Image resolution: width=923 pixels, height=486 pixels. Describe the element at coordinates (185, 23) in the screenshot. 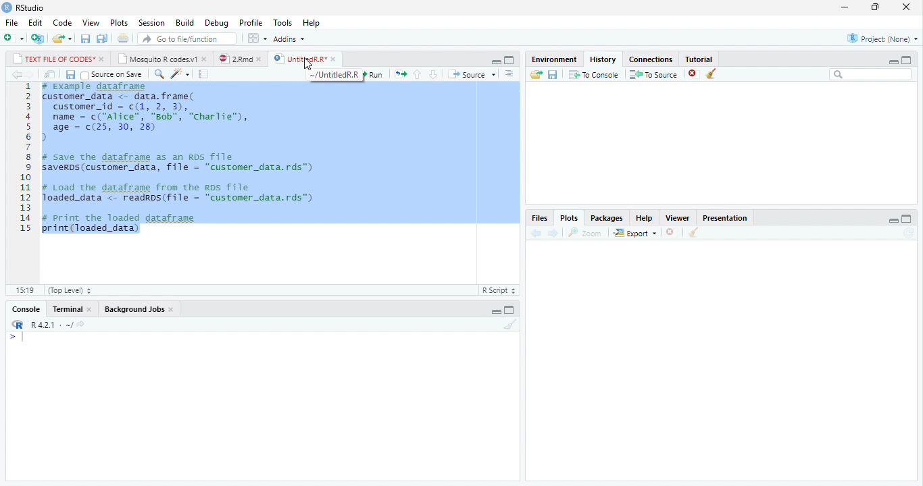

I see `Build` at that location.